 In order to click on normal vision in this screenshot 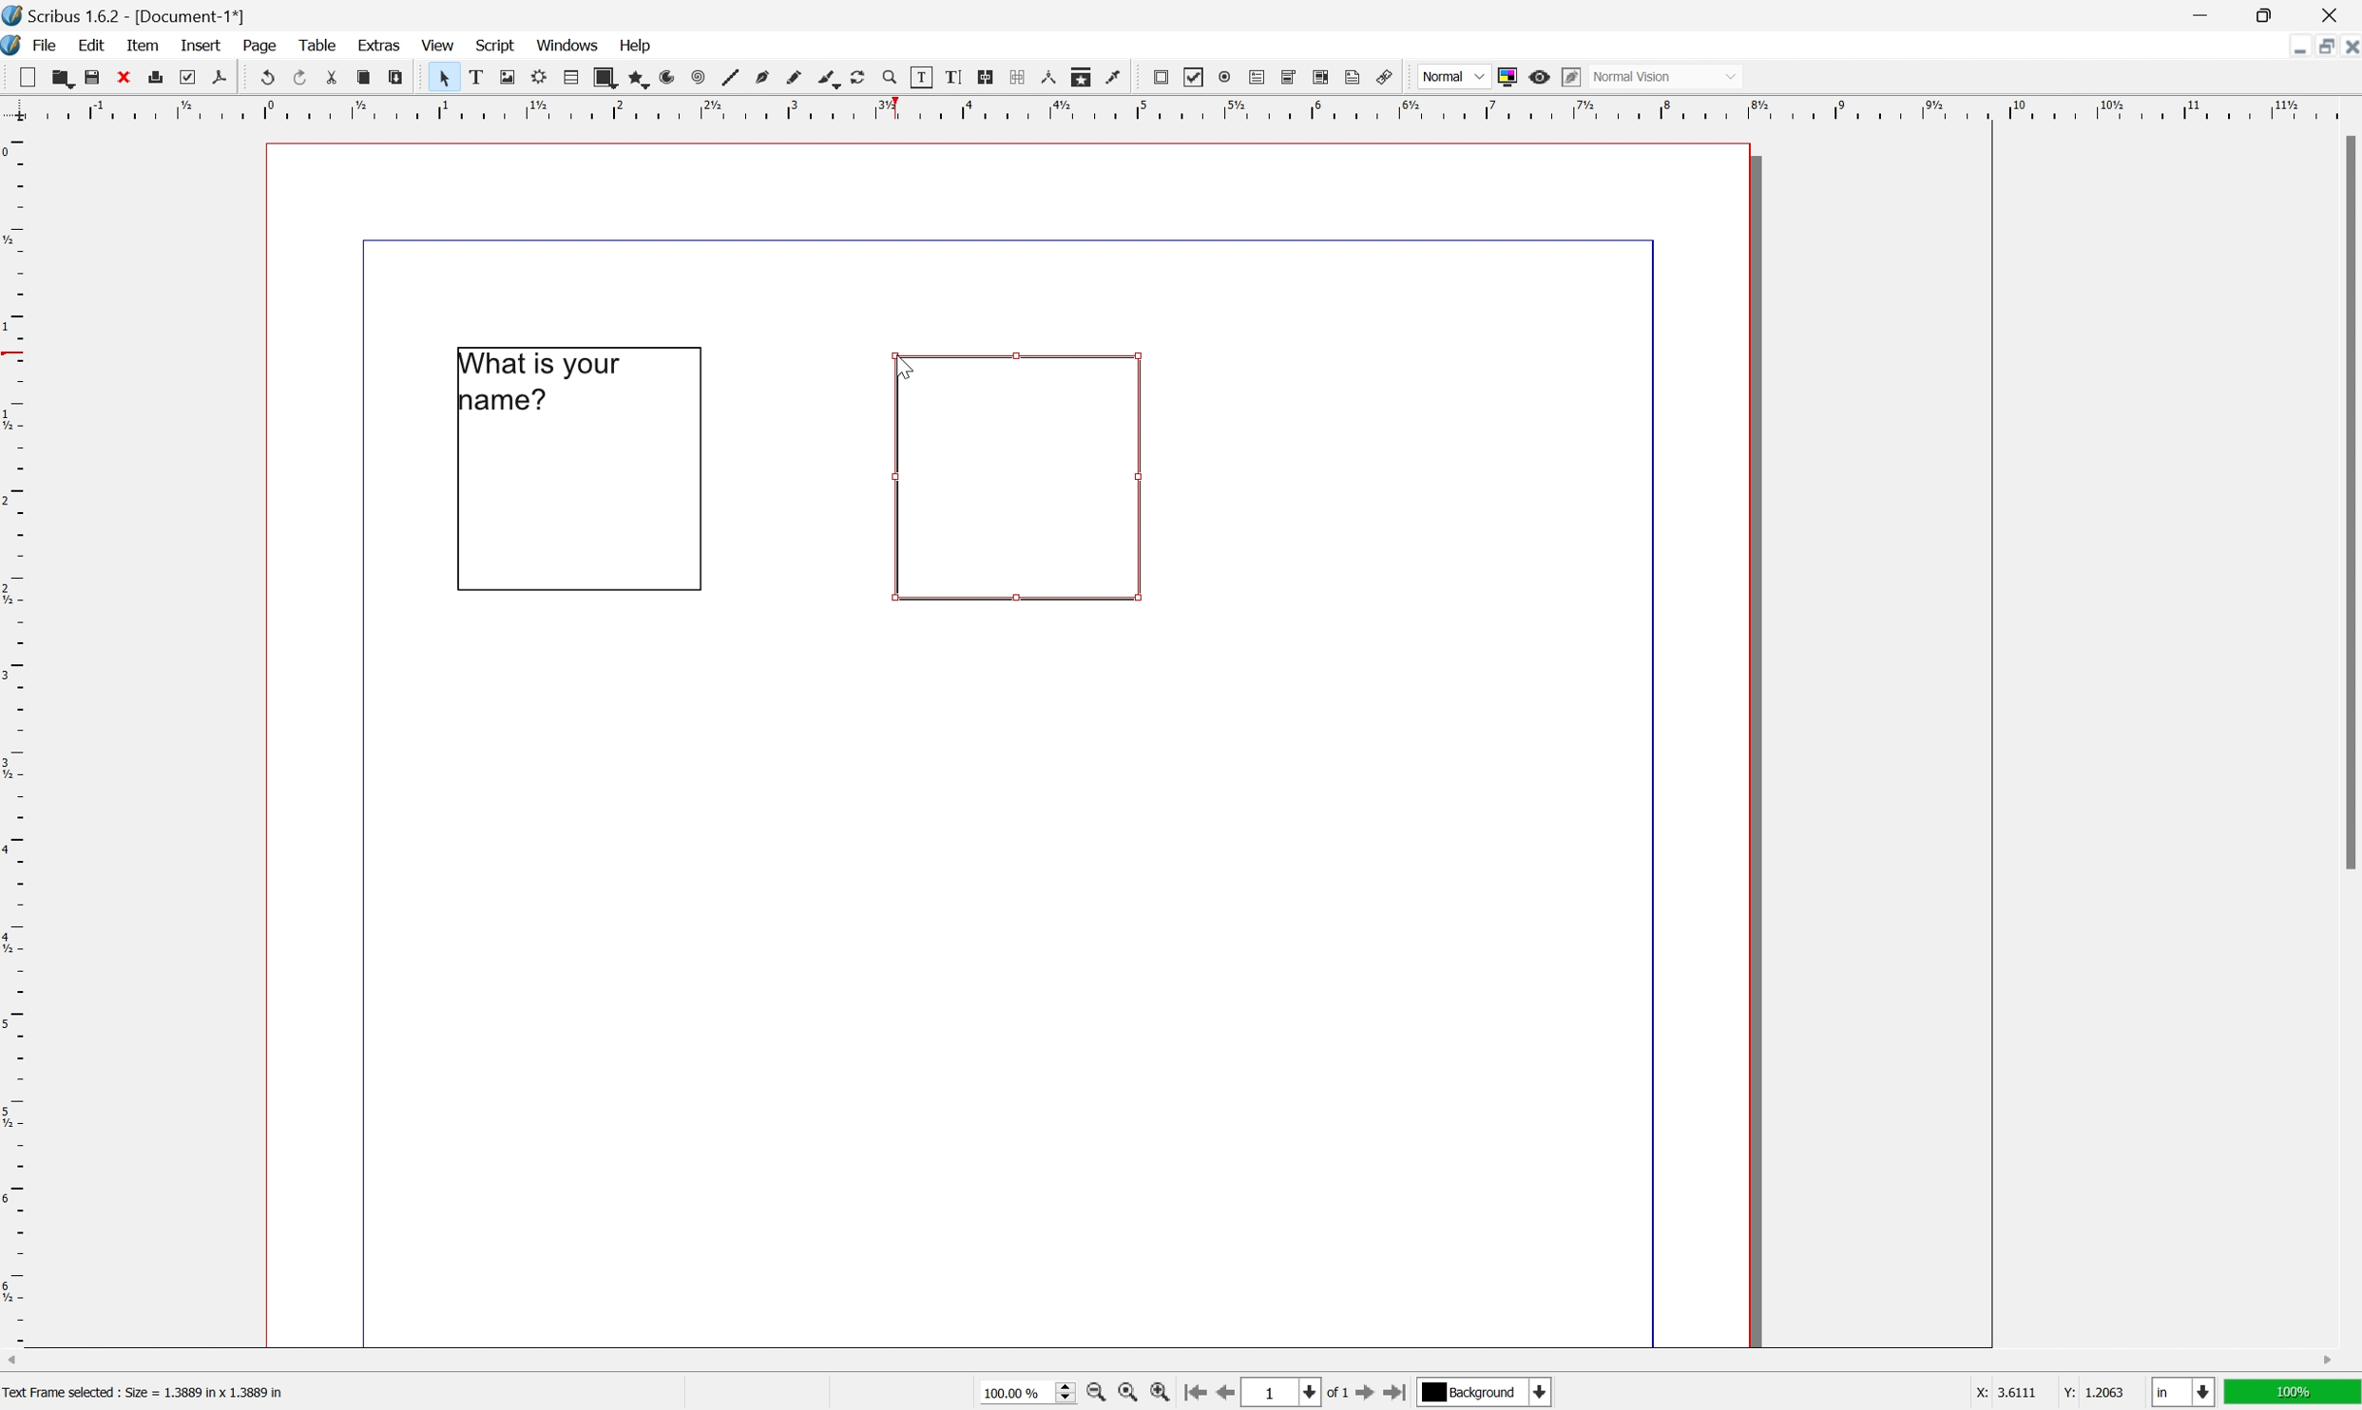, I will do `click(1666, 76)`.